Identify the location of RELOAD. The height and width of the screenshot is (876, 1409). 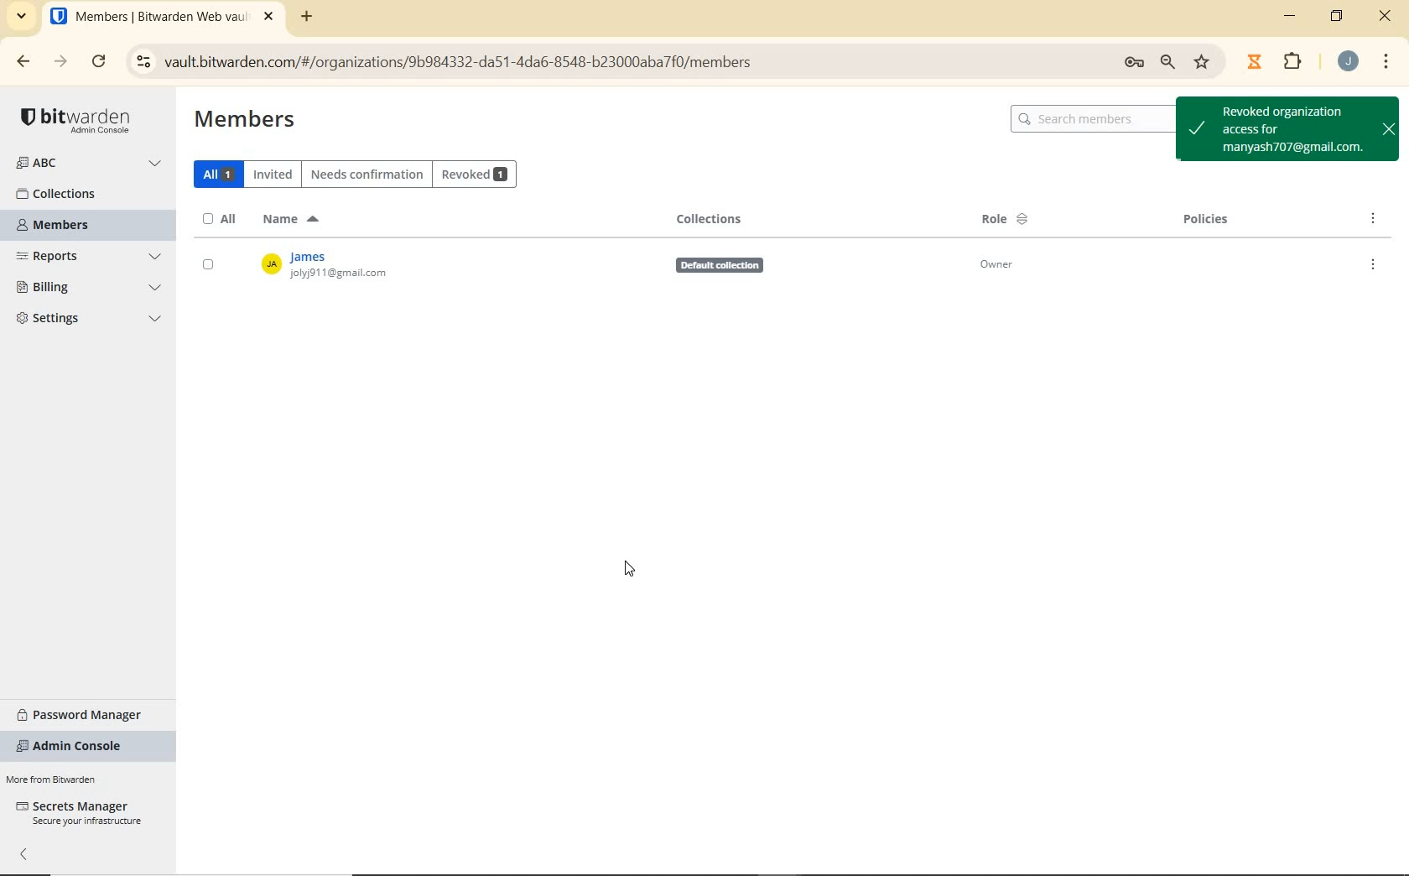
(99, 63).